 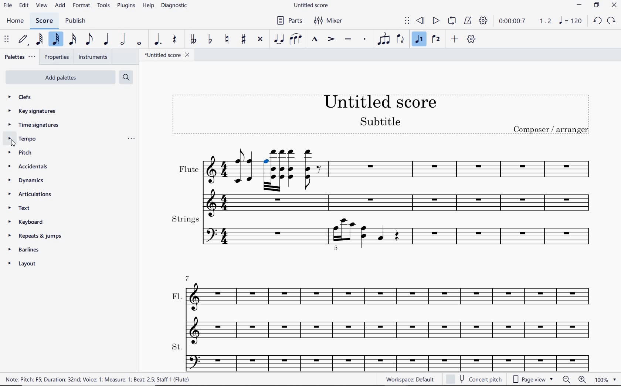 I want to click on 32ND NOTE, so click(x=57, y=39).